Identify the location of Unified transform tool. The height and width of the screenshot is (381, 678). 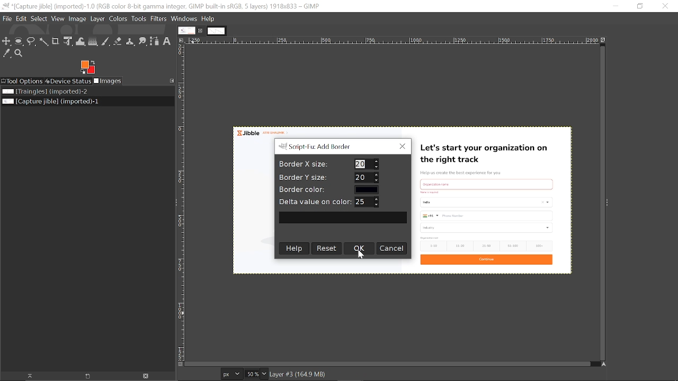
(68, 42).